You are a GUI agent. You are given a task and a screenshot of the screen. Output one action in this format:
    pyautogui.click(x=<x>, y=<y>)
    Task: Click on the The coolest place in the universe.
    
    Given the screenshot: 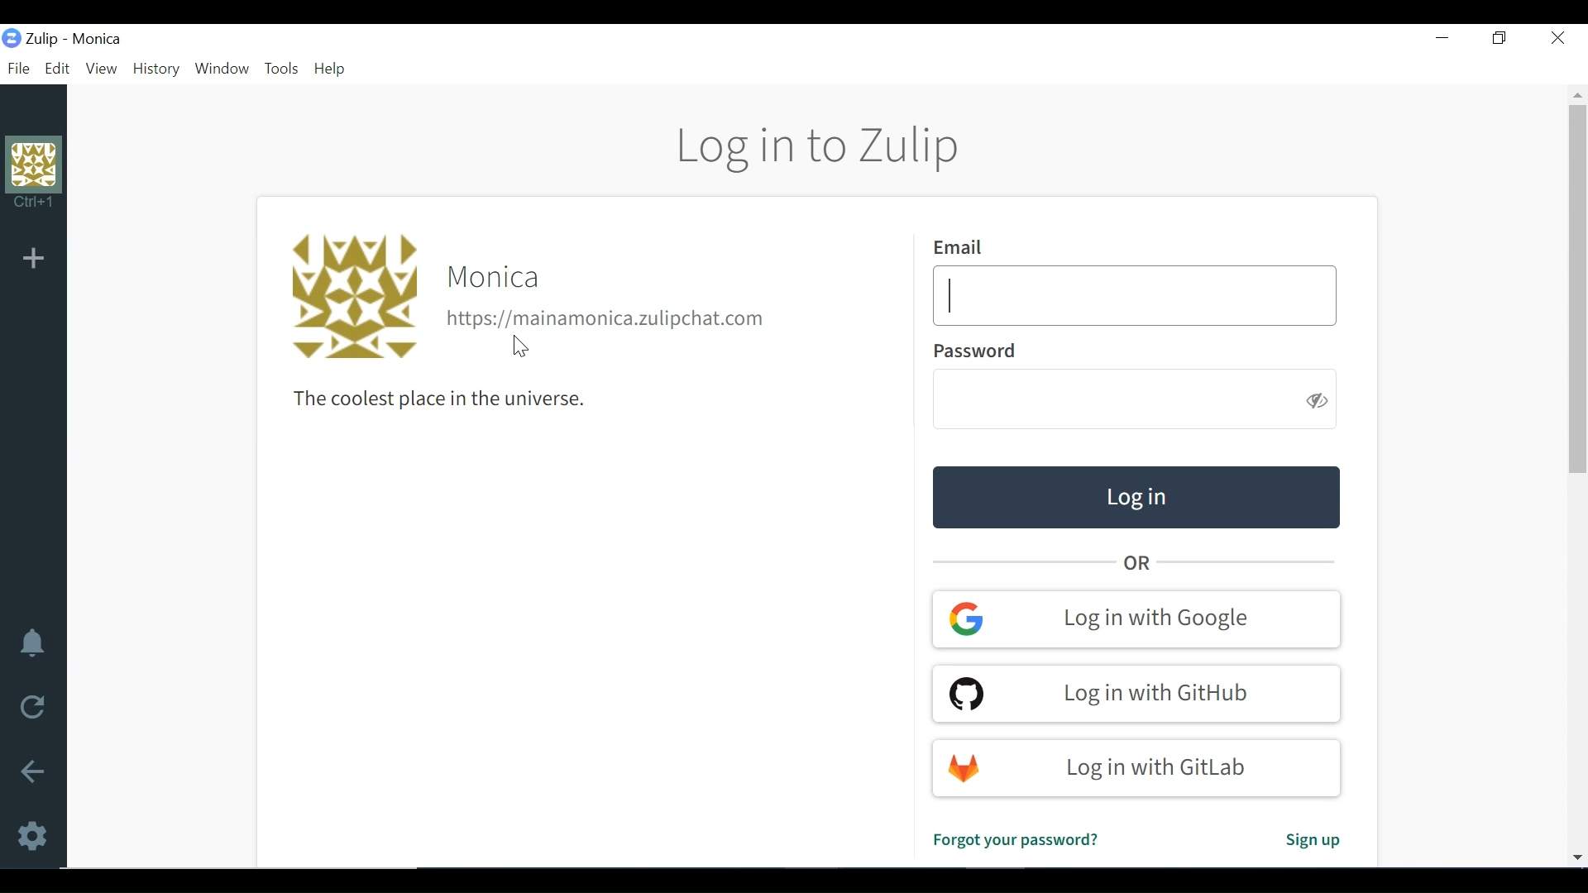 What is the action you would take?
    pyautogui.click(x=429, y=399)
    